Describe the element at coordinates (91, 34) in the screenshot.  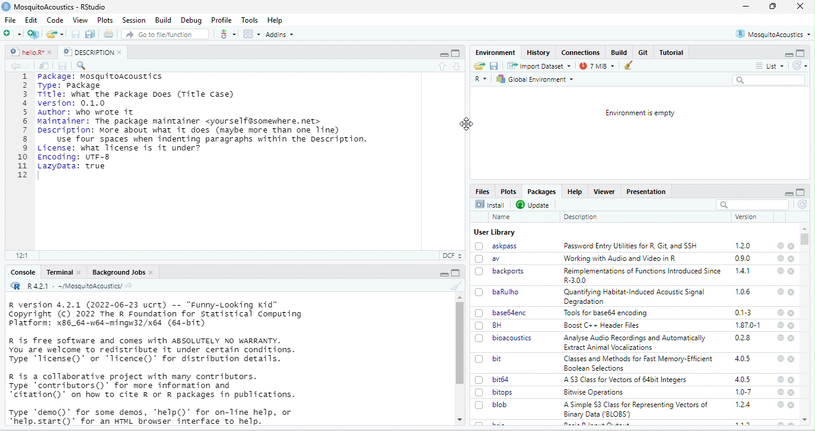
I see `save all open documents` at that location.